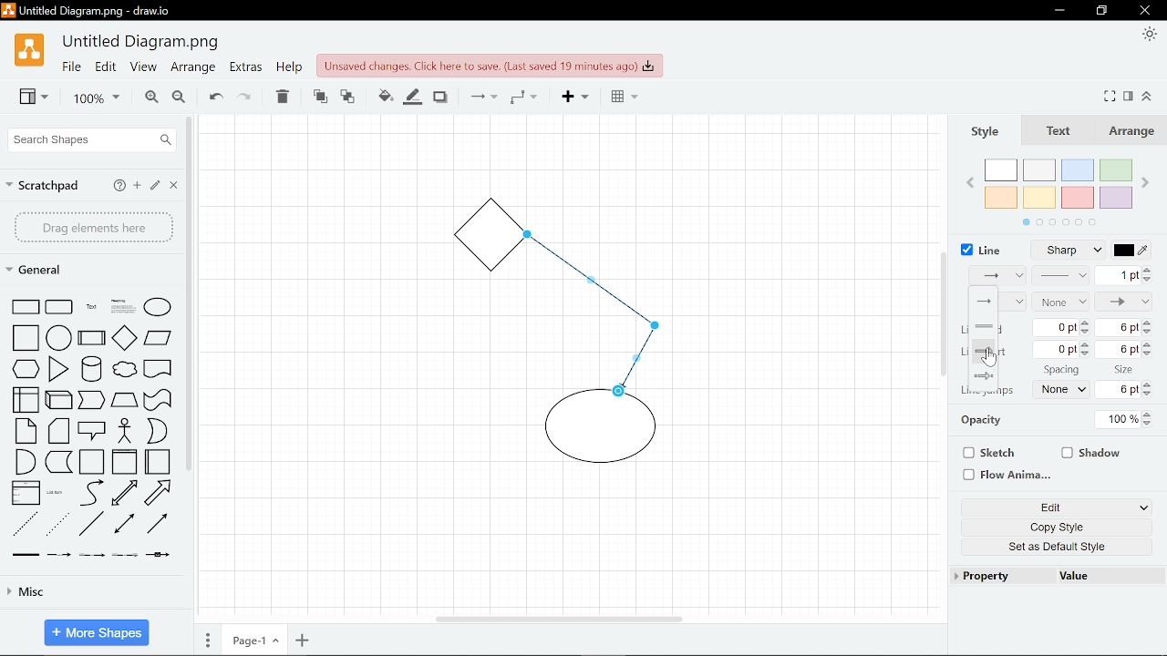  Describe the element at coordinates (1086, 321) in the screenshot. I see `Increase line end` at that location.